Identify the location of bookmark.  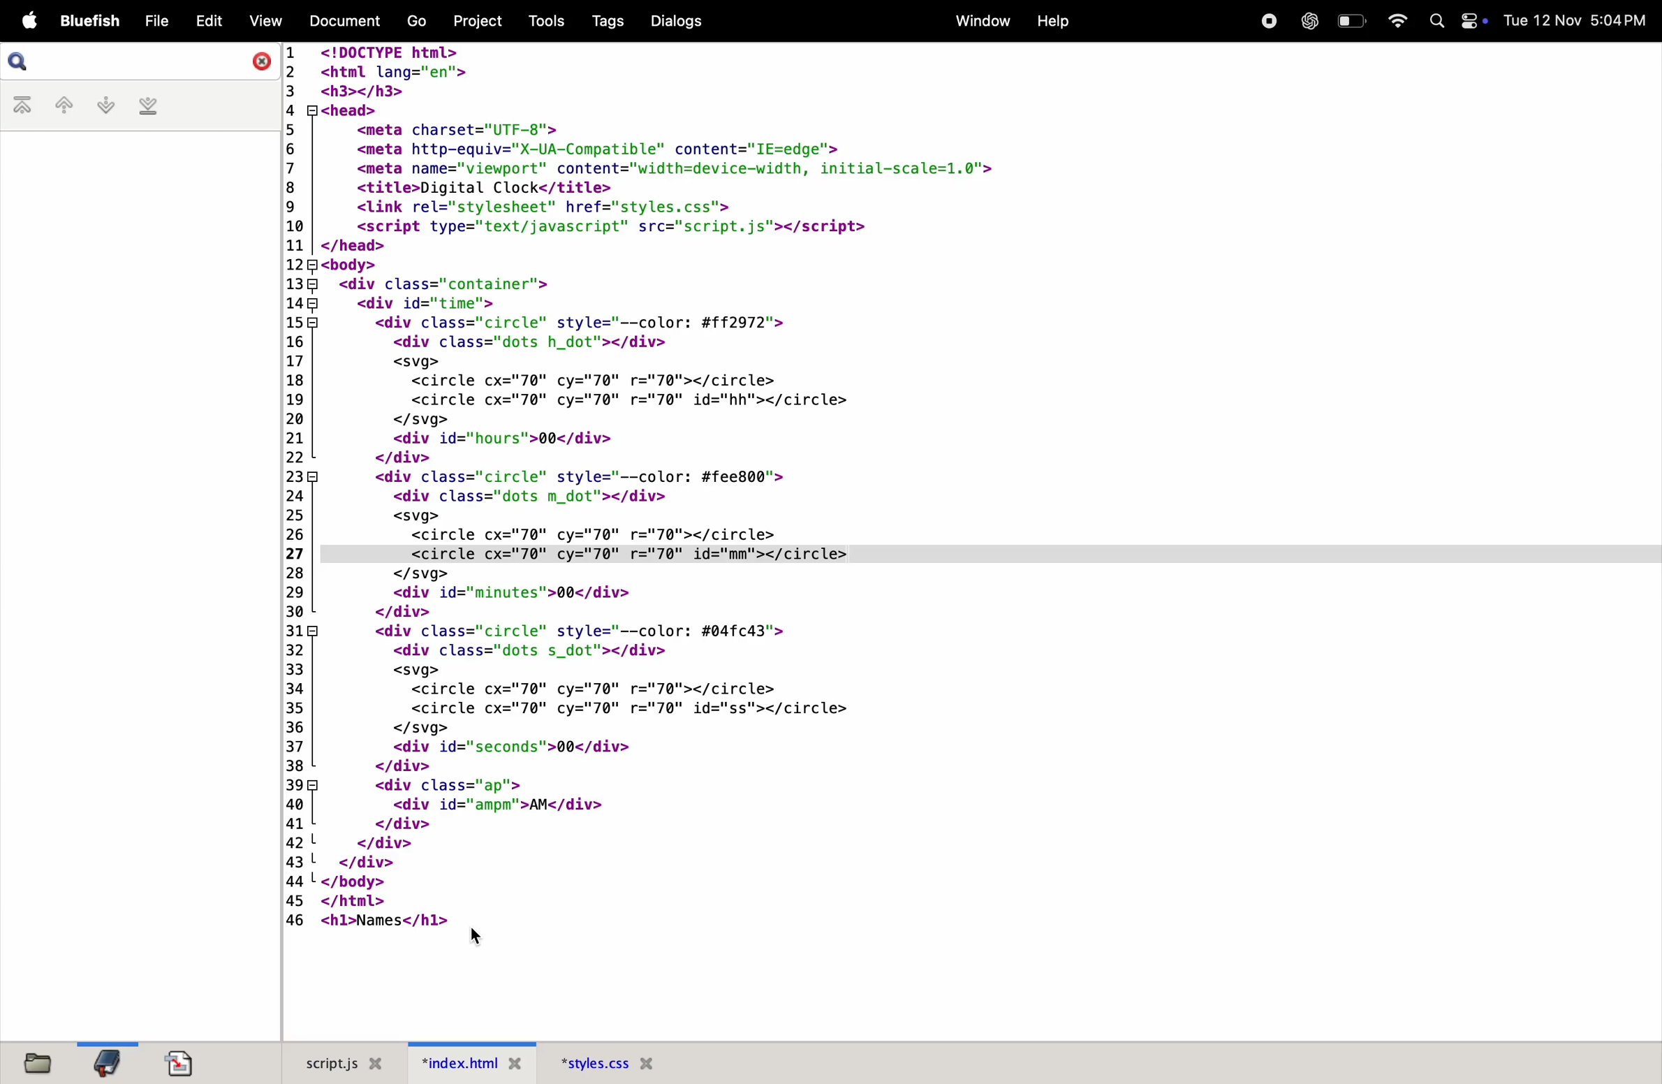
(106, 1061).